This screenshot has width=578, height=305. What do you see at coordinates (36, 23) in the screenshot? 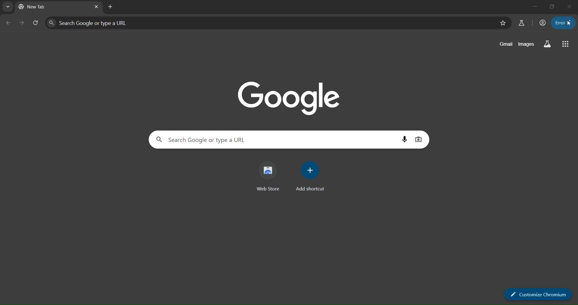
I see `search panel` at bounding box center [36, 23].